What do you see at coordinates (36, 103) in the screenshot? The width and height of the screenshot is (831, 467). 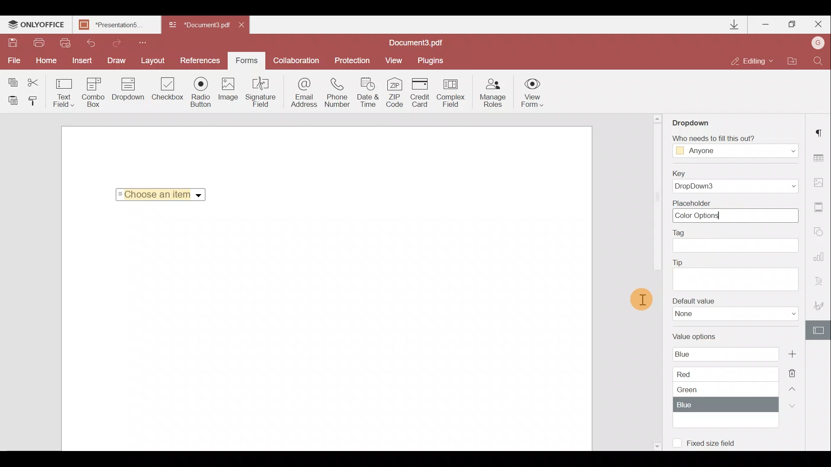 I see `Copy style` at bounding box center [36, 103].